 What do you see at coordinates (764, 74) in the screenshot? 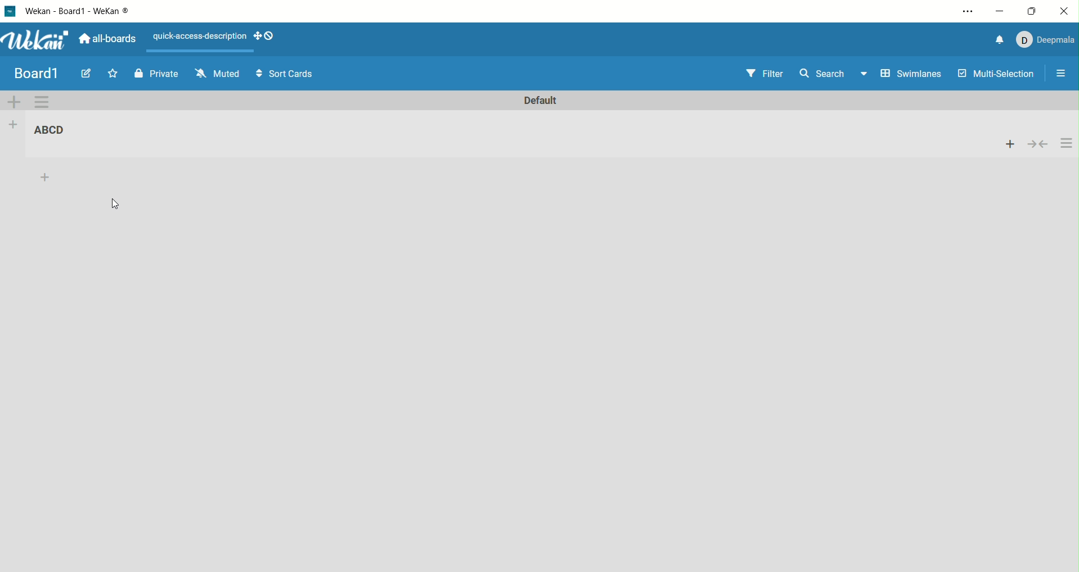
I see `filter` at bounding box center [764, 74].